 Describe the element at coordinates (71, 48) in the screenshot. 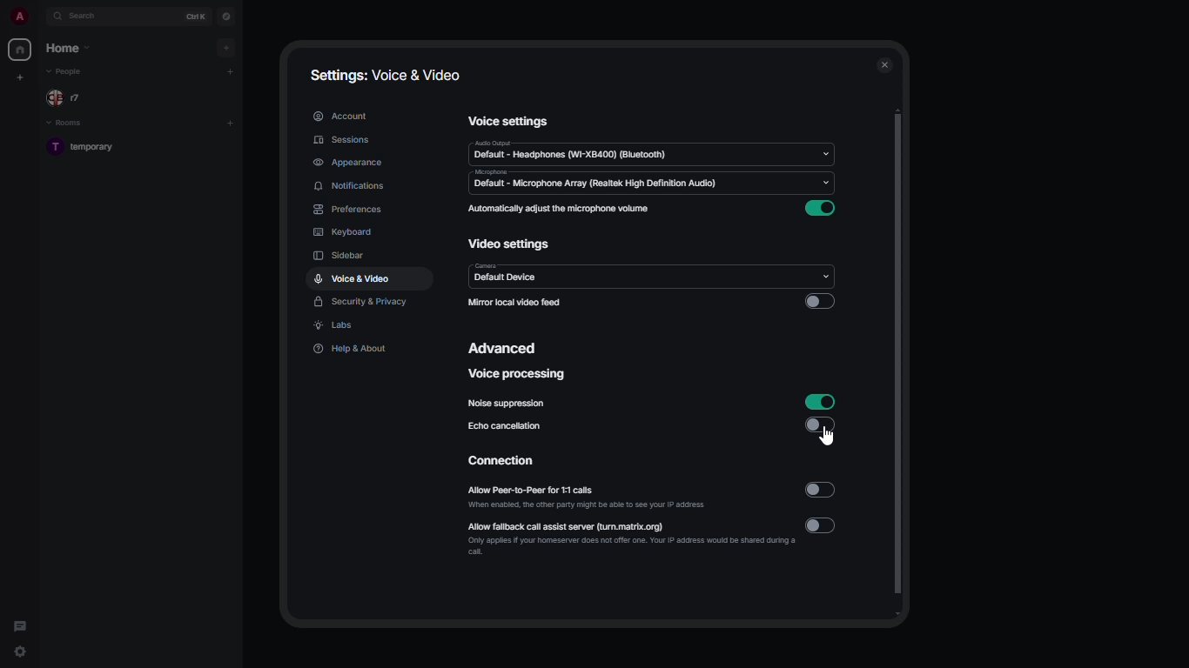

I see `home` at that location.